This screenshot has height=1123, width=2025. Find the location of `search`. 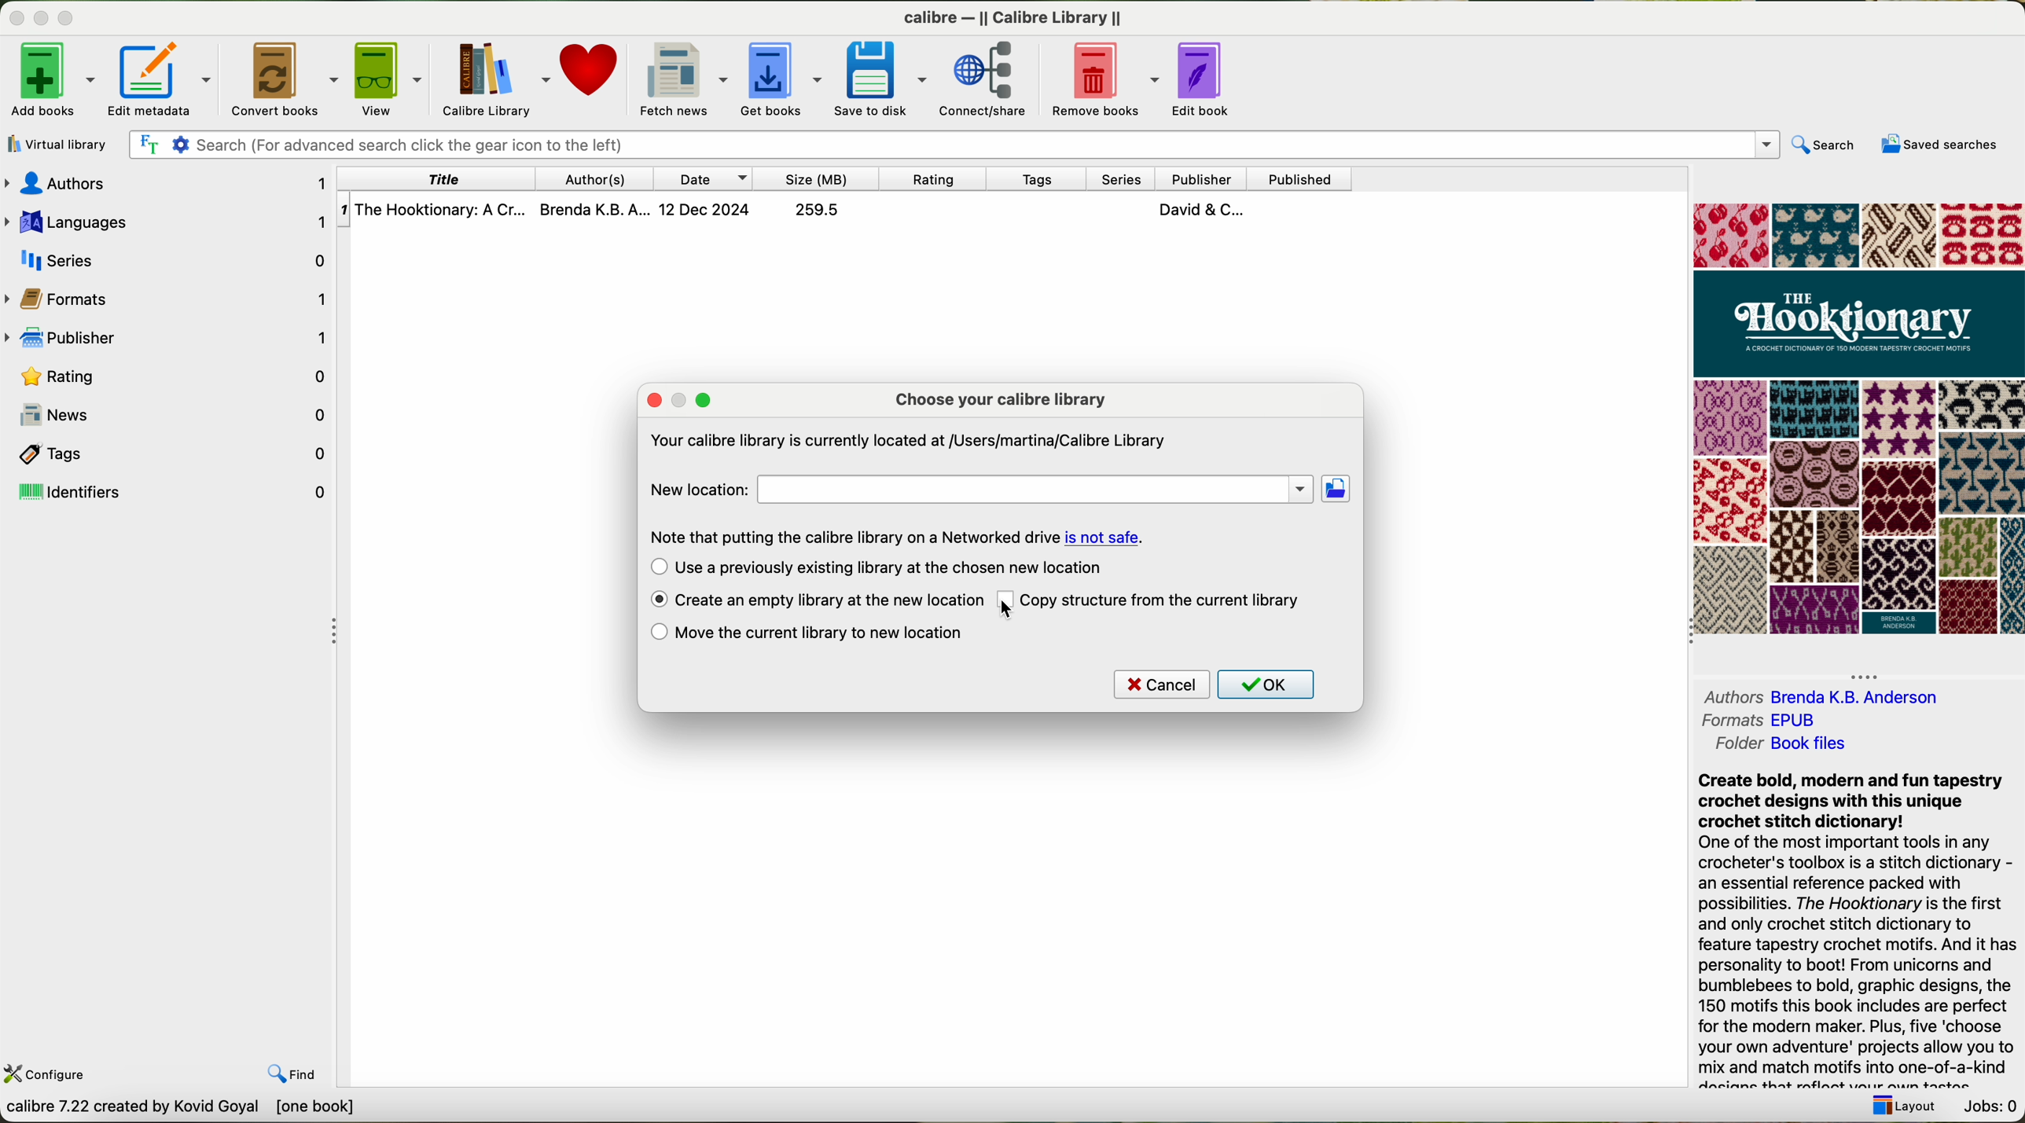

search is located at coordinates (1828, 145).